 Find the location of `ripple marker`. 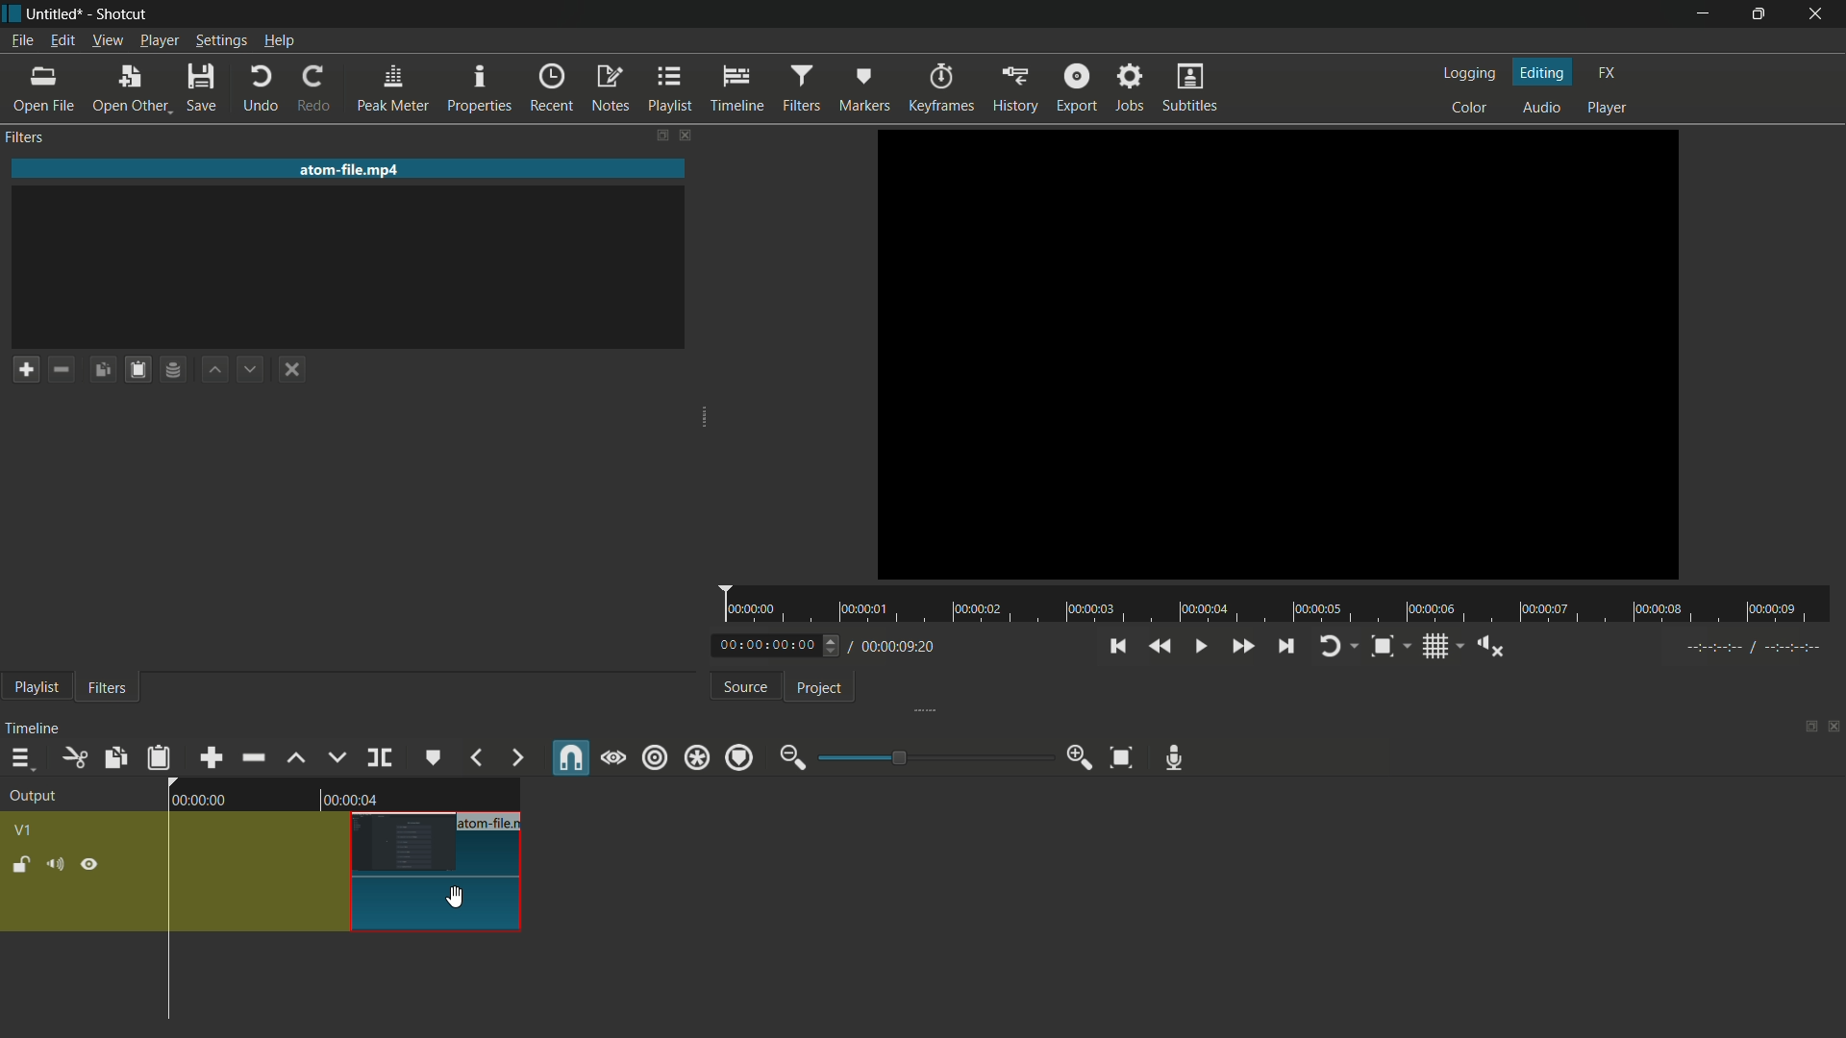

ripple marker is located at coordinates (739, 757).